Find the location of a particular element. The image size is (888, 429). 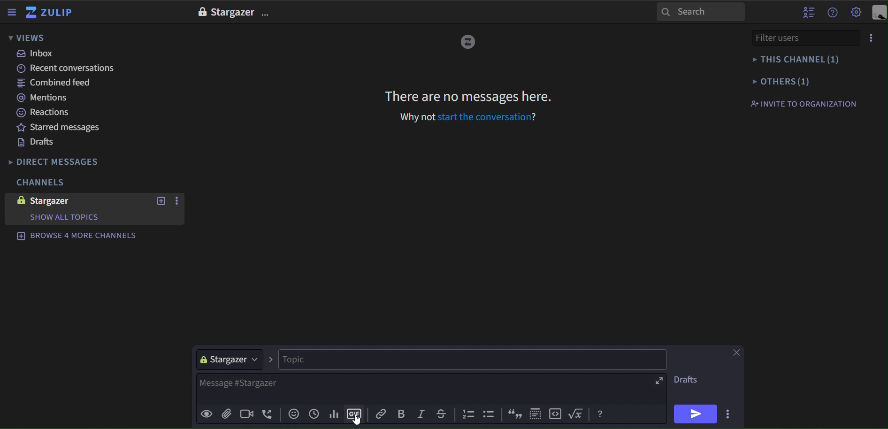

topics is located at coordinates (472, 360).